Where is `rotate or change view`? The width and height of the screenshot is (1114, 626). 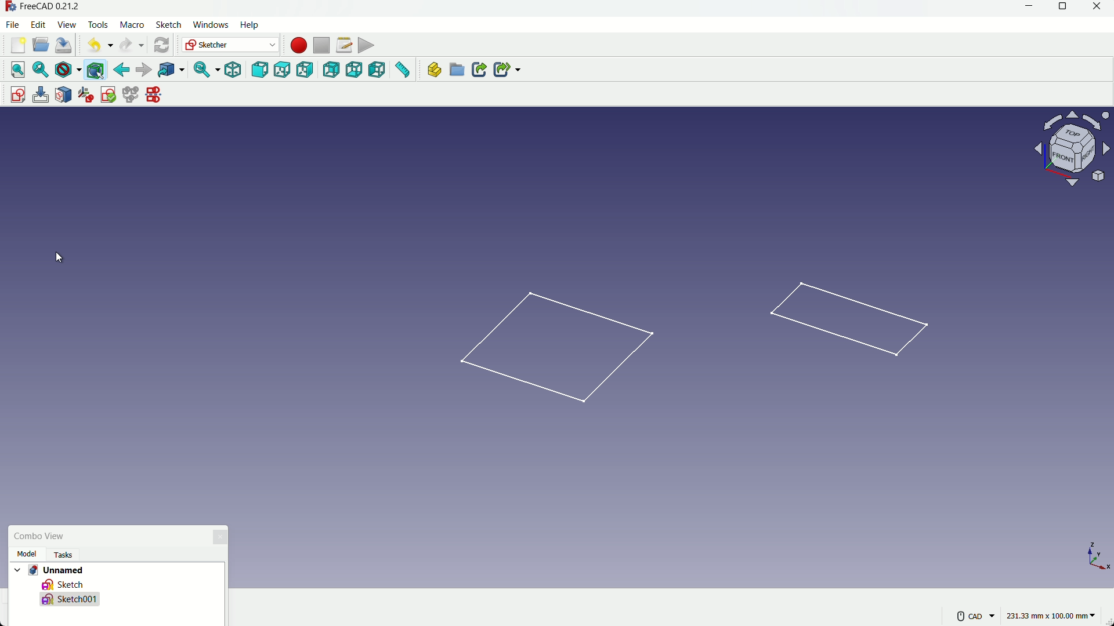 rotate or change view is located at coordinates (1073, 147).